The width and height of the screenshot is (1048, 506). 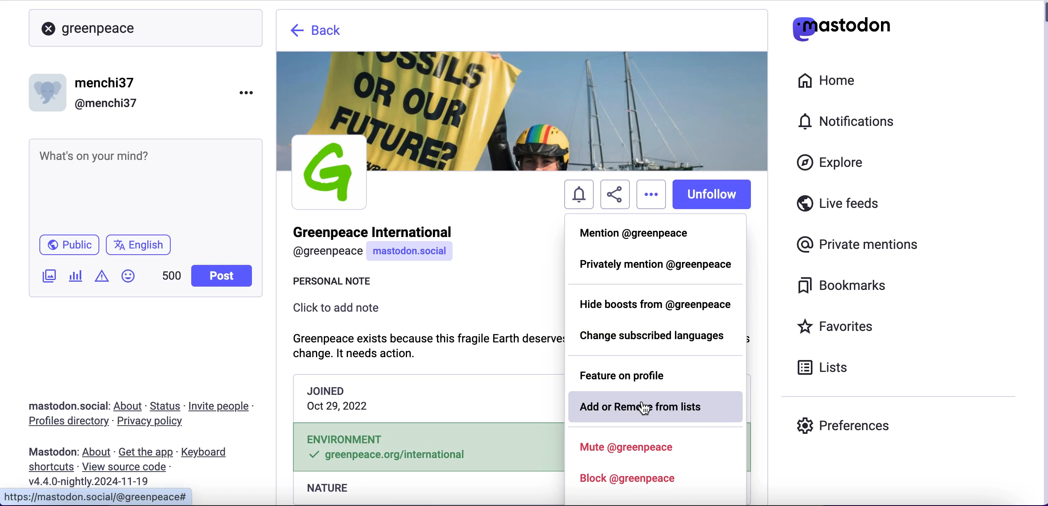 I want to click on wallpaper picture, so click(x=523, y=92).